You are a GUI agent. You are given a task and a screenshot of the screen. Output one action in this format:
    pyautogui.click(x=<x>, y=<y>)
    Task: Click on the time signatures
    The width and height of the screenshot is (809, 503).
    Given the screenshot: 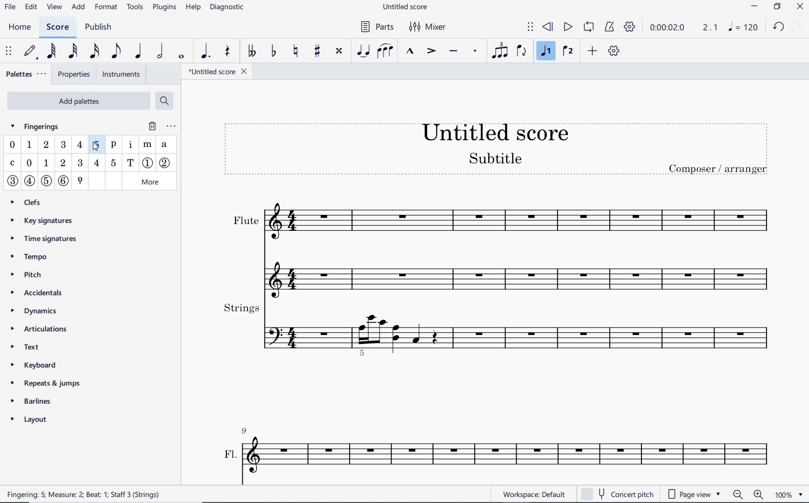 What is the action you would take?
    pyautogui.click(x=47, y=237)
    